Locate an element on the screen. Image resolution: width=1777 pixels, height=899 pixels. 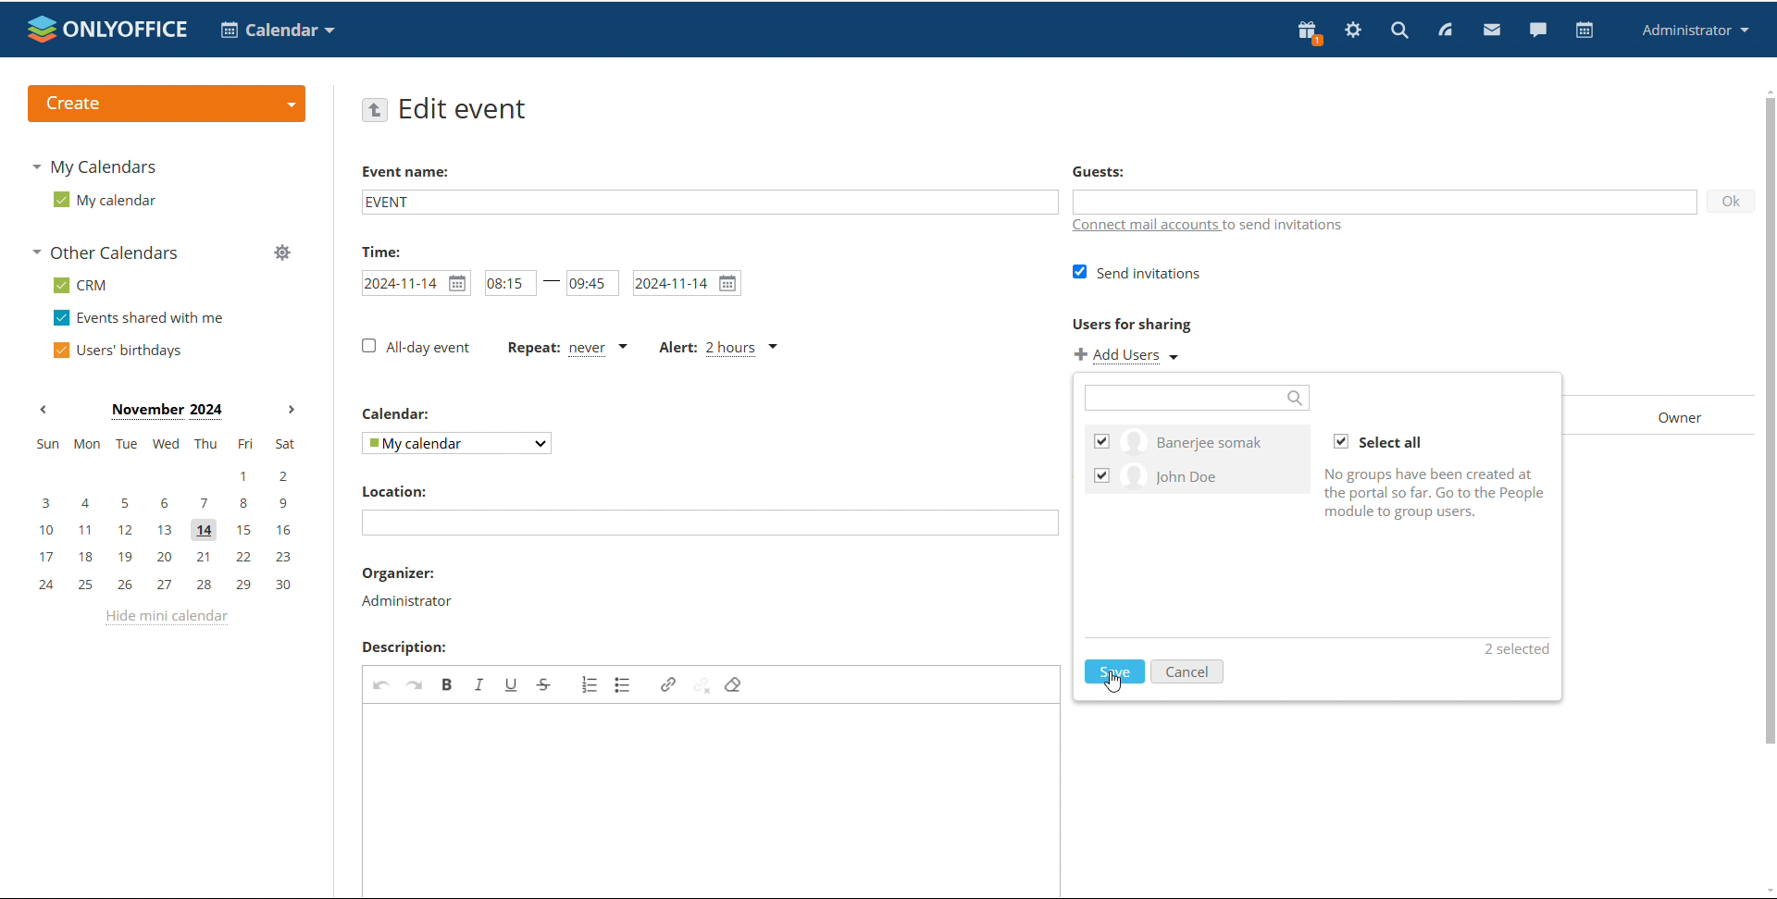
calendar is located at coordinates (1585, 31).